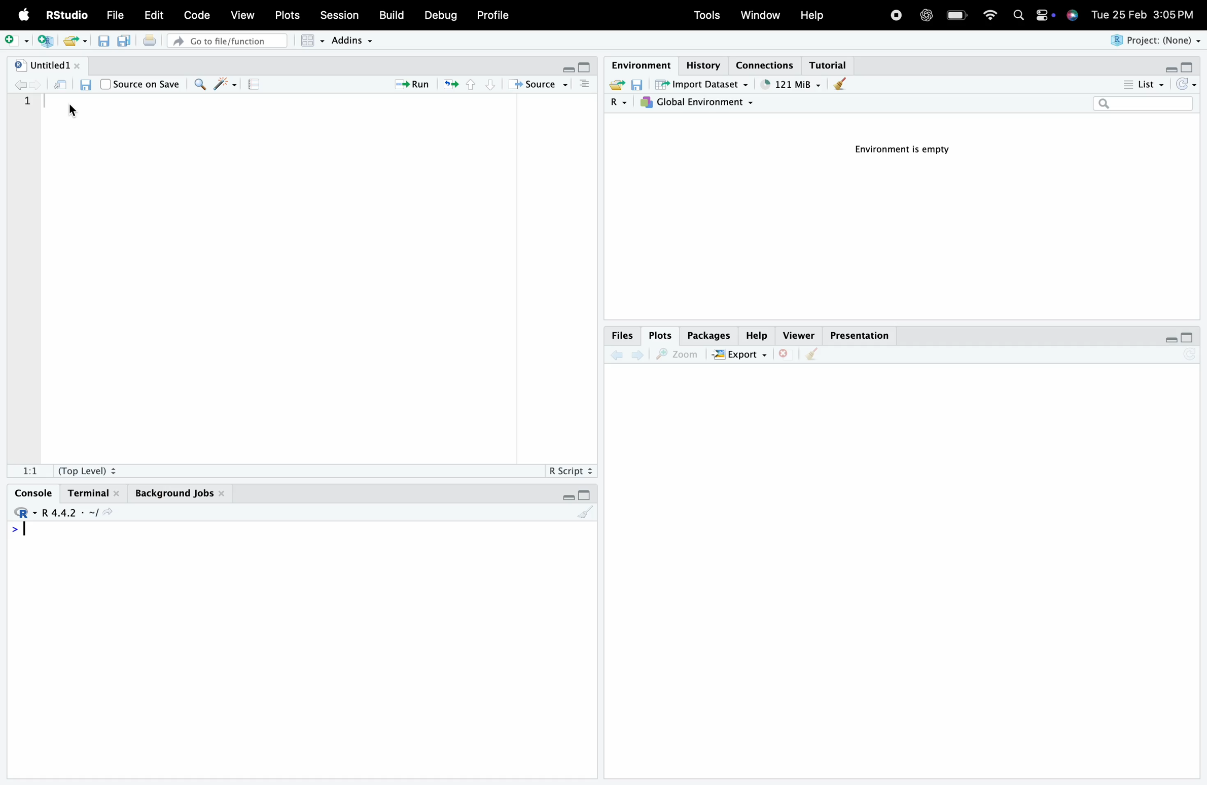 Image resolution: width=1207 pixels, height=785 pixels. Describe the element at coordinates (789, 84) in the screenshot. I see `121kib used by R session (Source: Windows System)` at that location.